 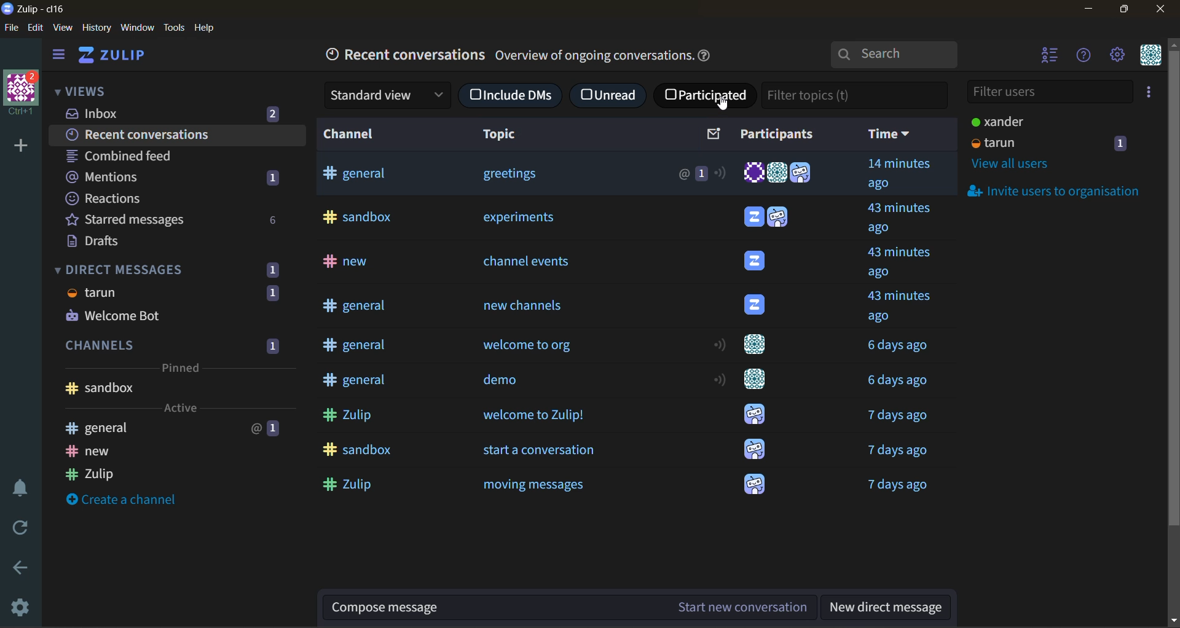 I want to click on user, so click(x=757, y=380).